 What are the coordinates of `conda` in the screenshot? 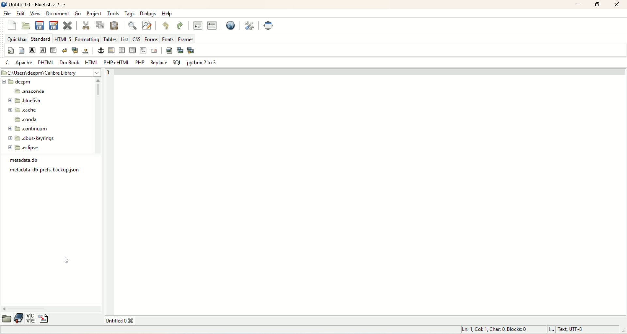 It's located at (30, 120).